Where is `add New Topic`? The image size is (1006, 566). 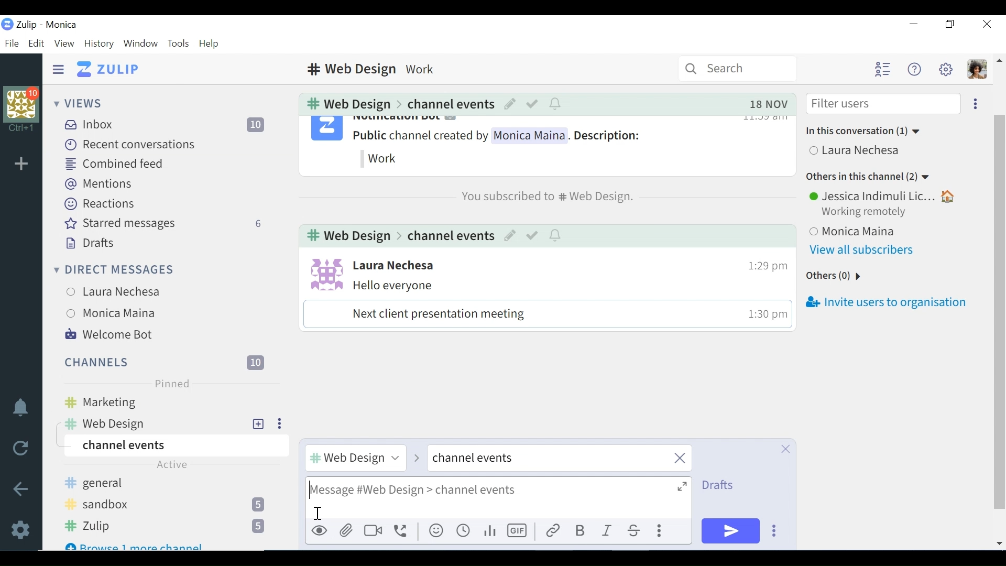 add New Topic is located at coordinates (259, 423).